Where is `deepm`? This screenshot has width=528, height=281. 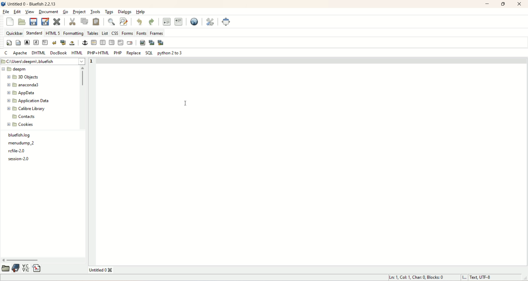
deepm is located at coordinates (16, 69).